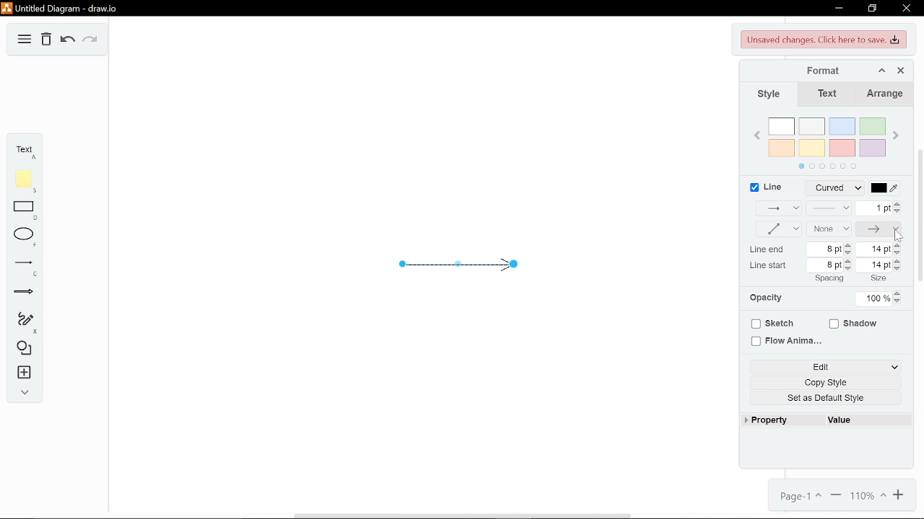 Image resolution: width=924 pixels, height=519 pixels. What do you see at coordinates (758, 134) in the screenshot?
I see `Previous` at bounding box center [758, 134].